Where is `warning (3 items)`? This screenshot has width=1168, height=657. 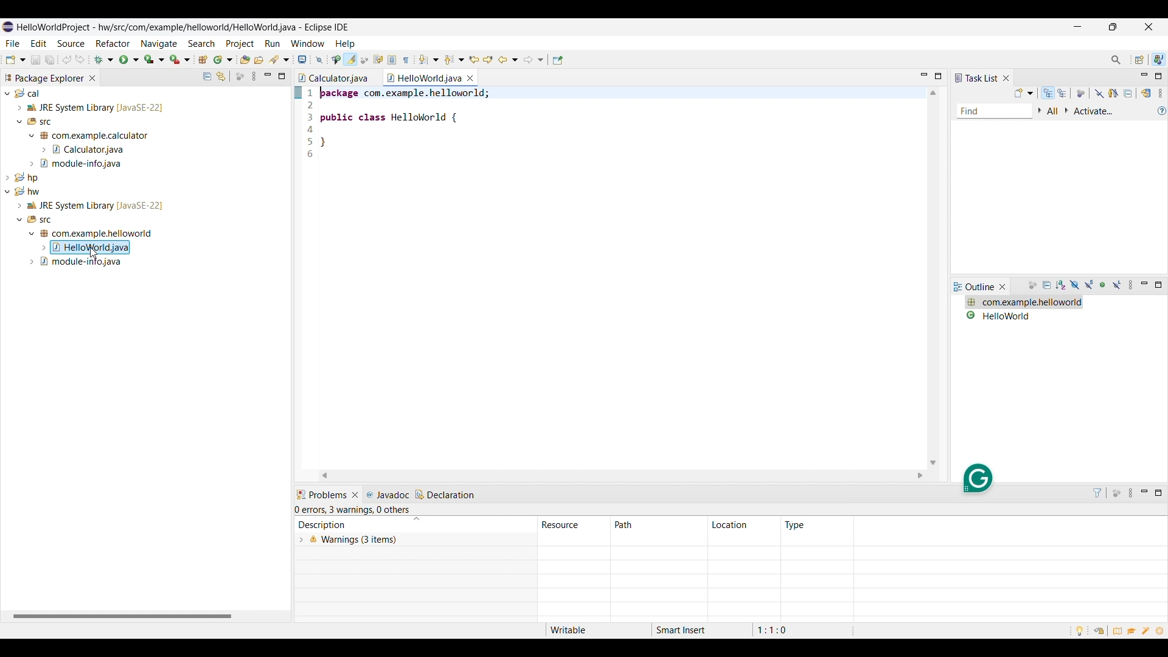
warning (3 items) is located at coordinates (560, 549).